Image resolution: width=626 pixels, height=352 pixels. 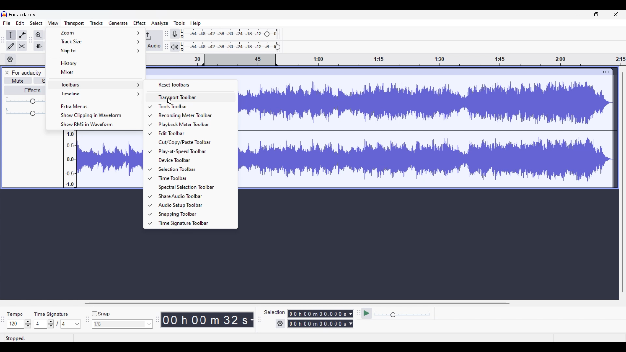 What do you see at coordinates (196, 24) in the screenshot?
I see `Help menu` at bounding box center [196, 24].